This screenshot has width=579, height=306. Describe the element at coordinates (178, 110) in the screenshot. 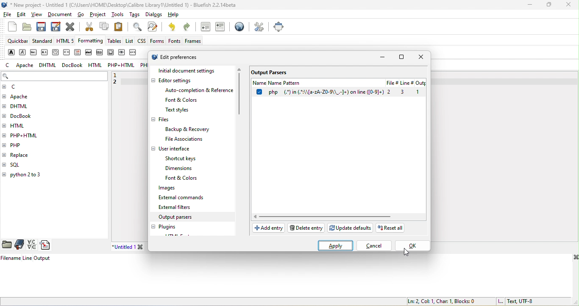

I see `text style` at that location.